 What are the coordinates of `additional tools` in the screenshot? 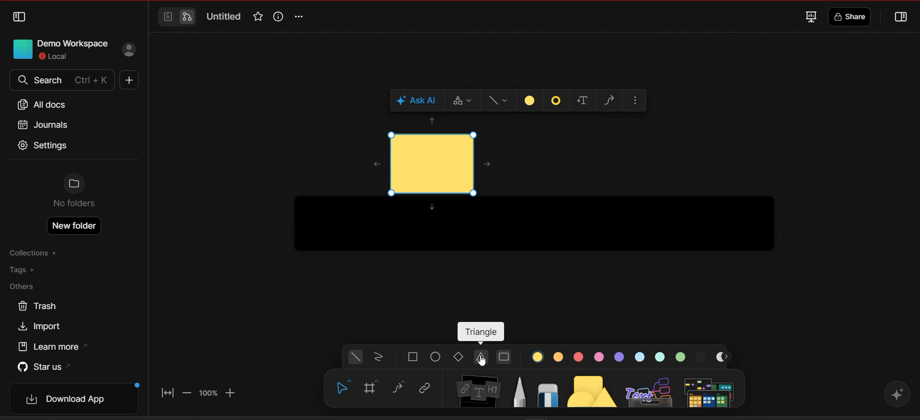 It's located at (711, 391).